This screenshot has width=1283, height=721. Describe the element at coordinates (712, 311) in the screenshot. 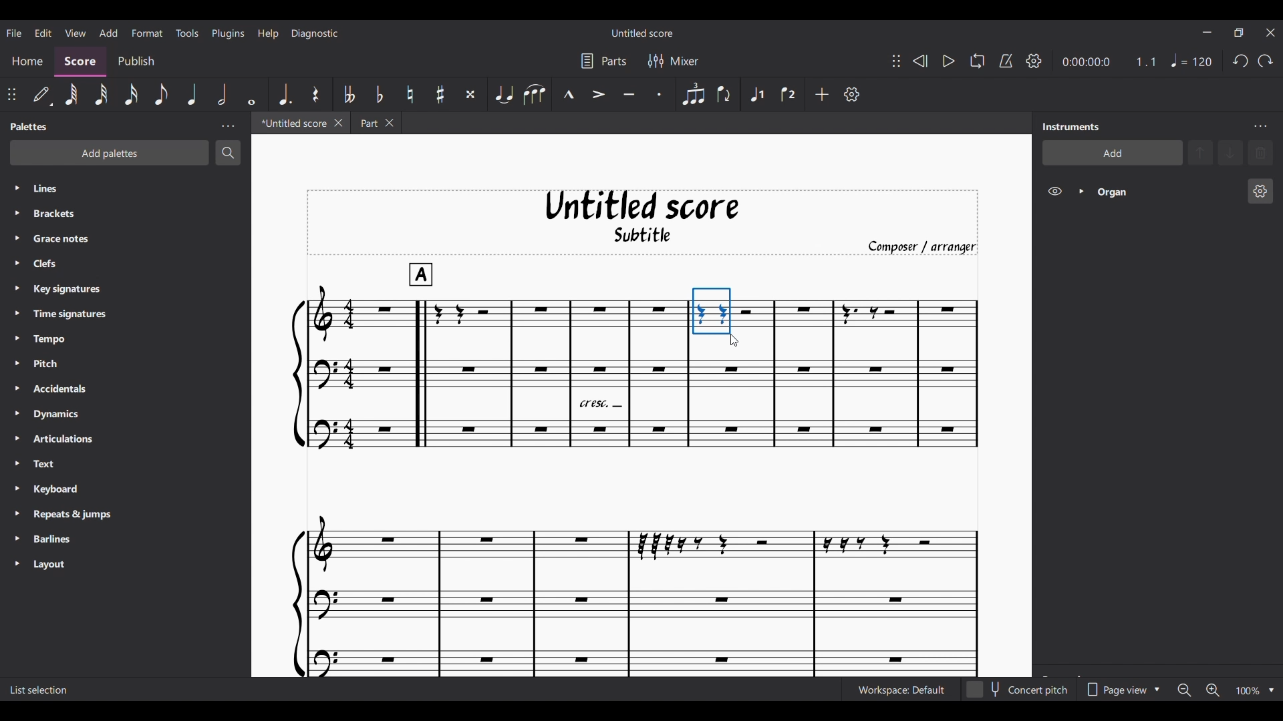

I see `Portion selected by cursor` at that location.